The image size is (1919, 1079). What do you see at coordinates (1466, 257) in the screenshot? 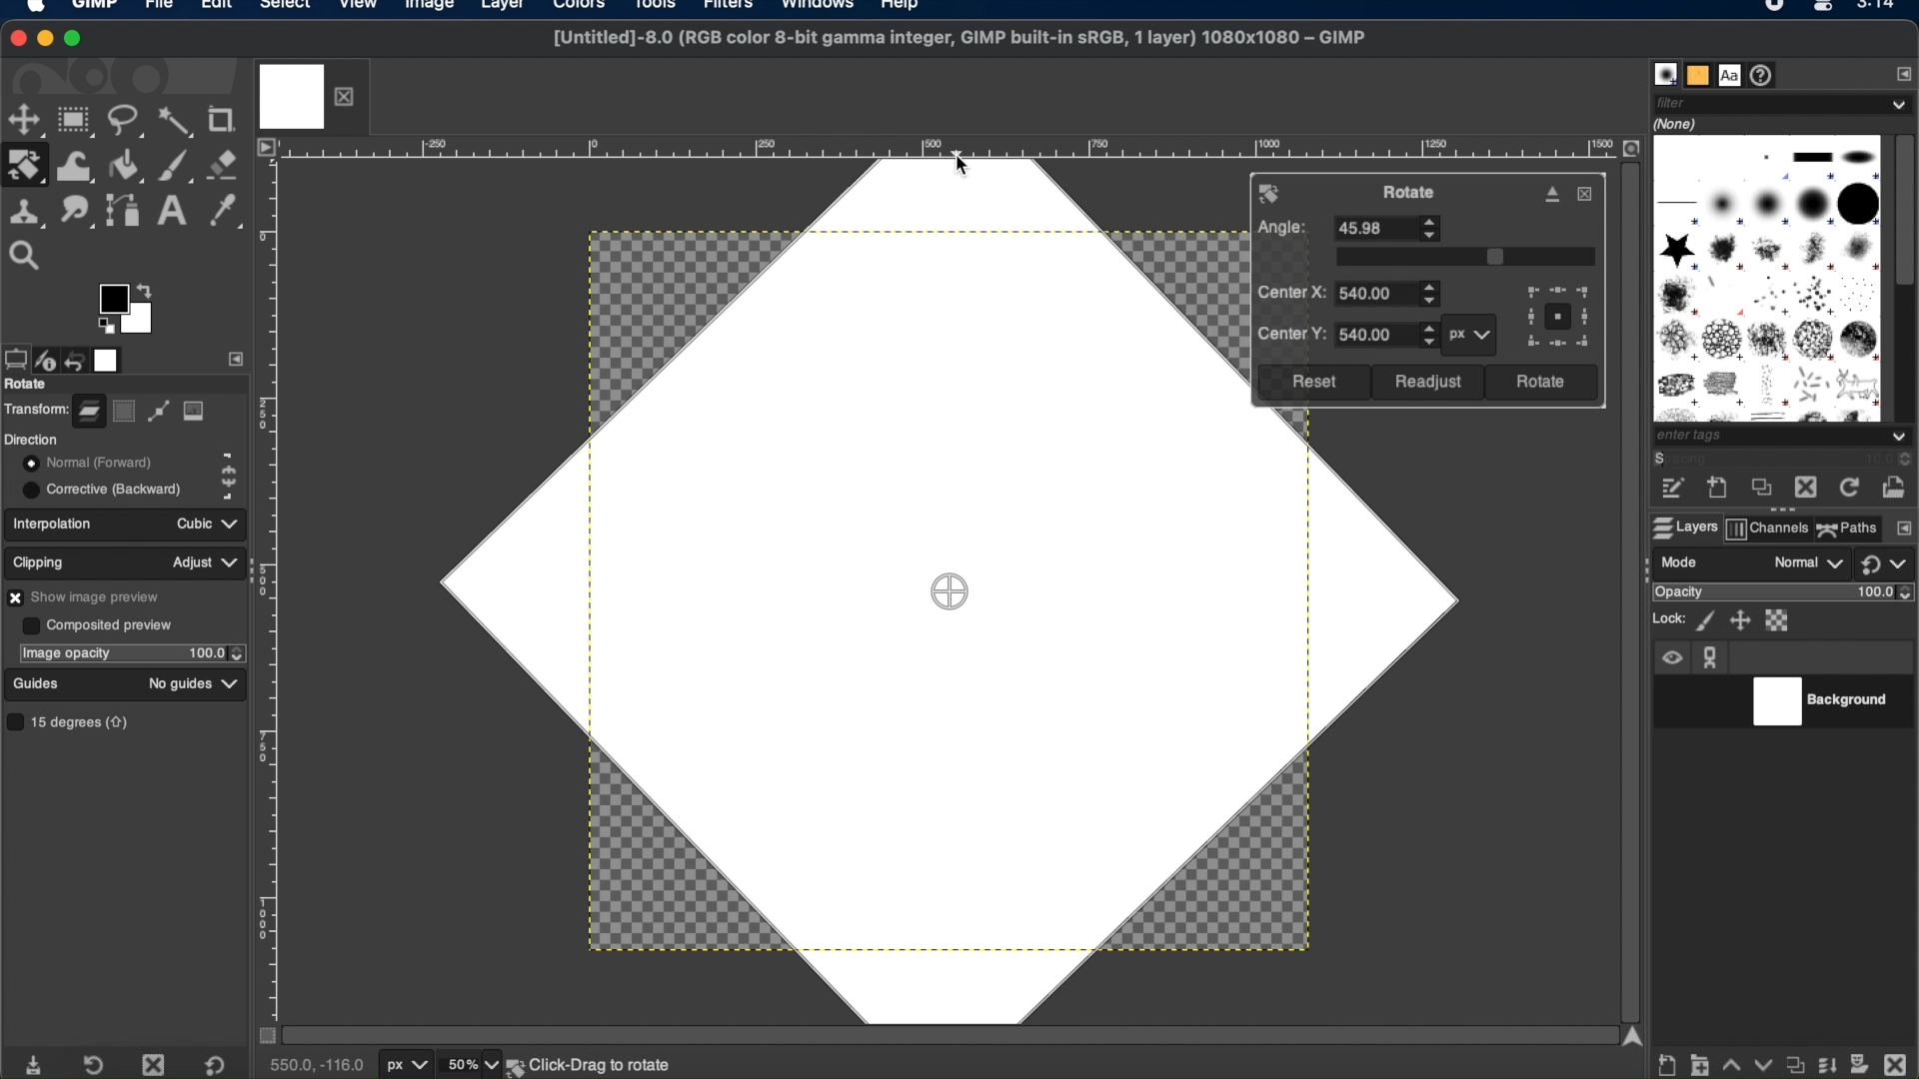
I see `slider` at bounding box center [1466, 257].